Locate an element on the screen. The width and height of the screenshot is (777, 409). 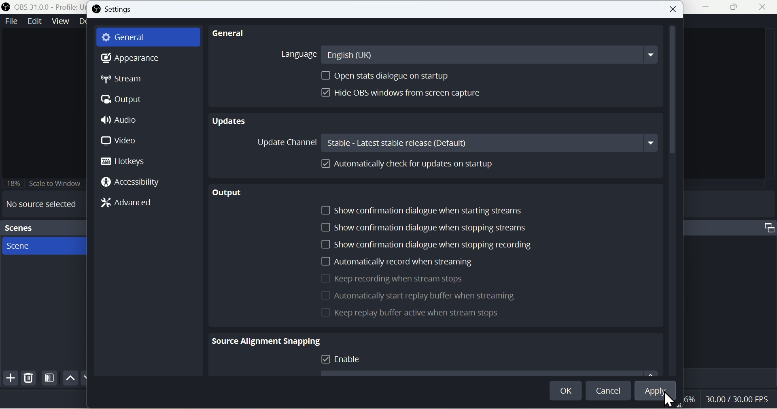
OK is located at coordinates (566, 390).